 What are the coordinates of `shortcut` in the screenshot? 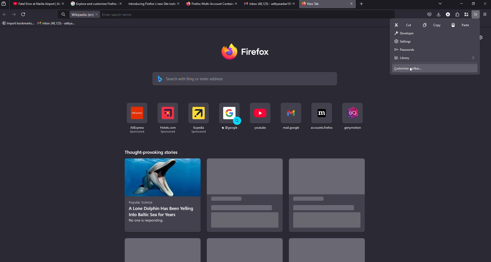 It's located at (199, 118).